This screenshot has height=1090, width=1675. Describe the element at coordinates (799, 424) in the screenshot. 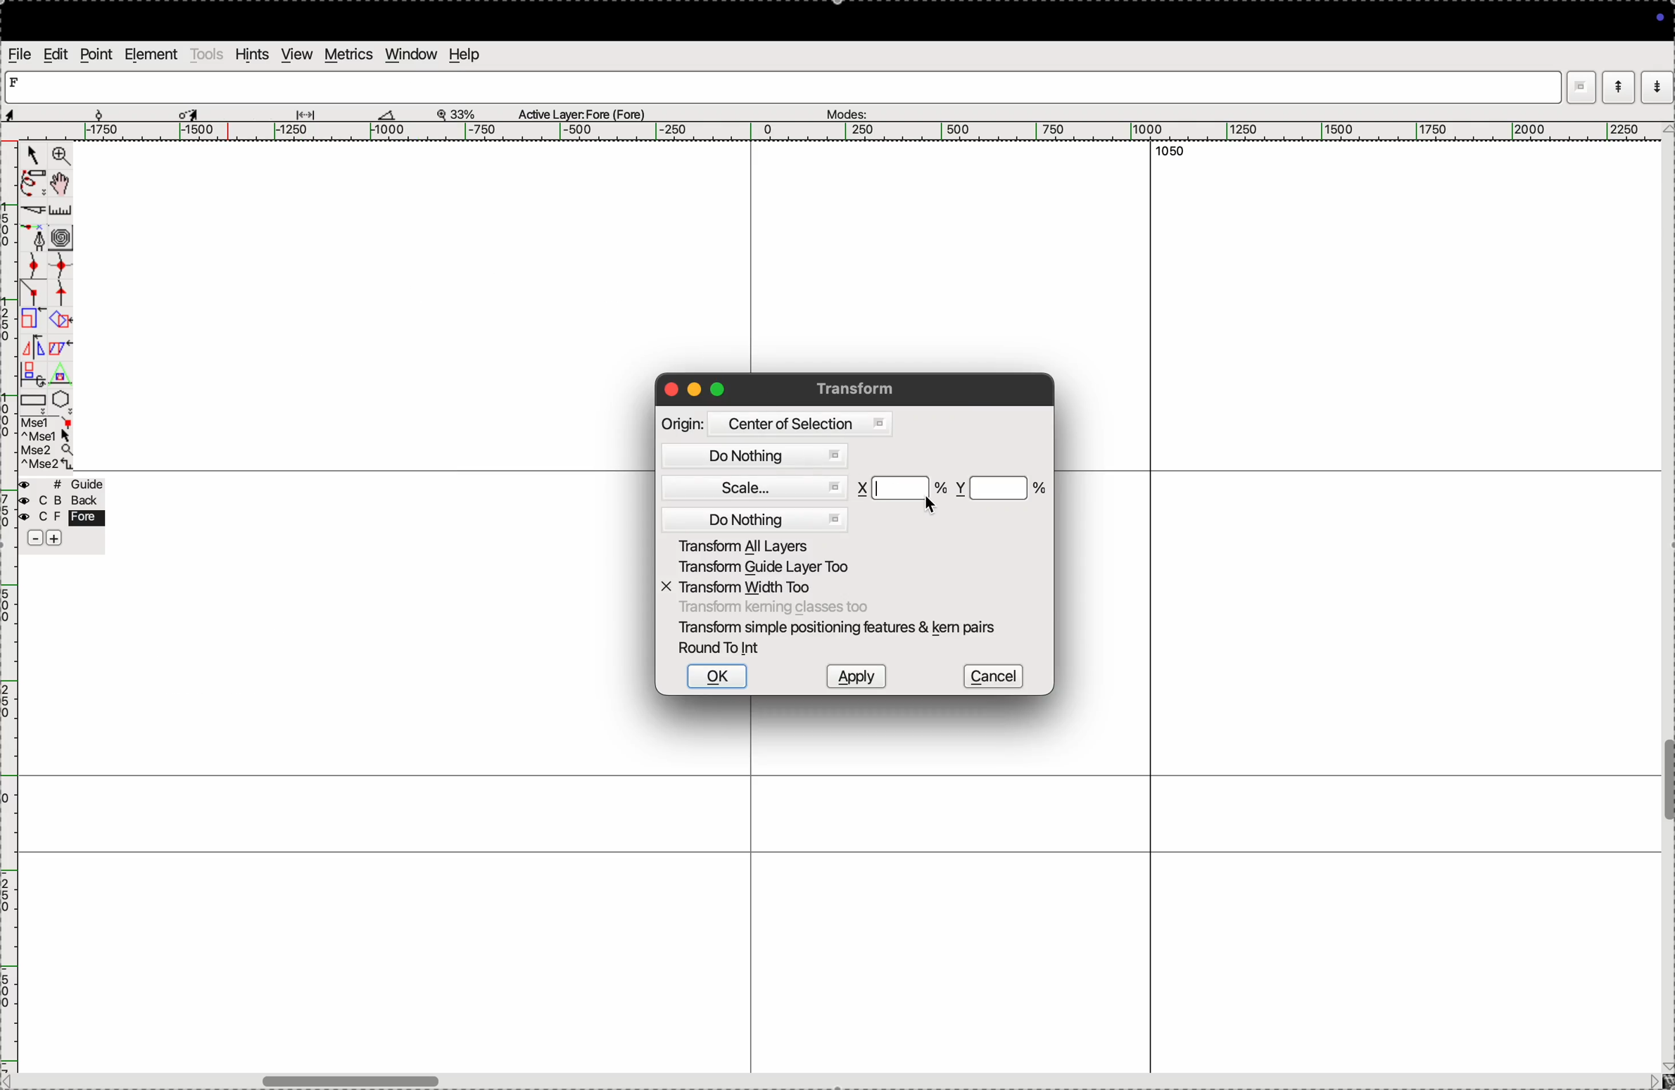

I see `centre of selsection` at that location.